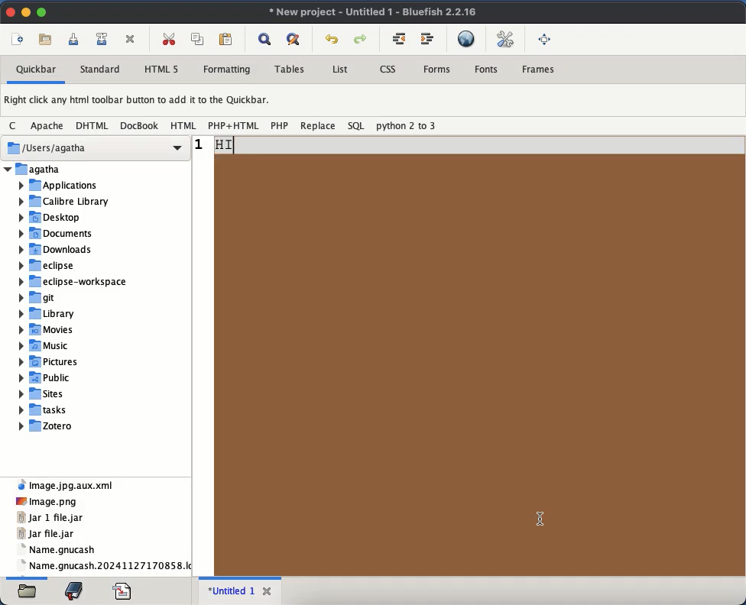 The height and width of the screenshot is (605, 746). I want to click on list, so click(340, 69).